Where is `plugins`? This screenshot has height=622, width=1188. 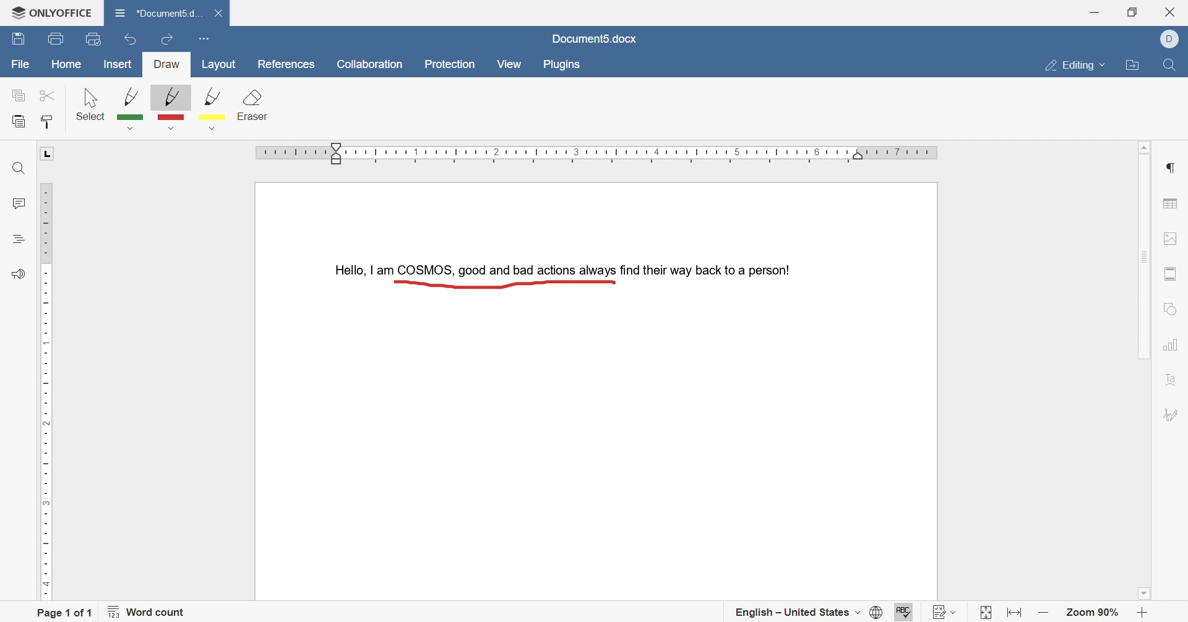
plugins is located at coordinates (562, 65).